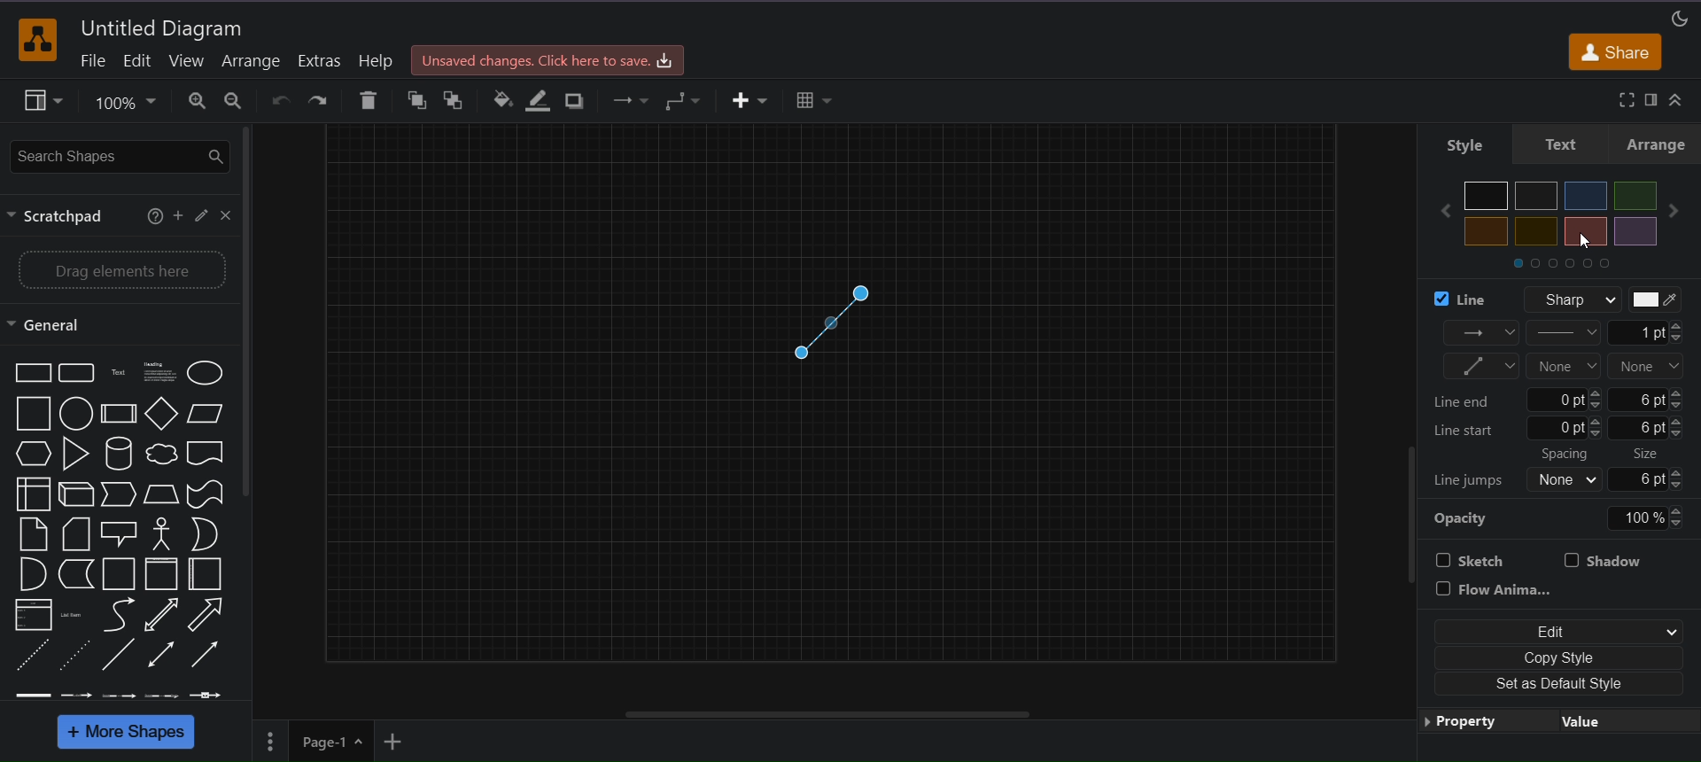  Describe the element at coordinates (546, 59) in the screenshot. I see `Unsaved changes. Click here to save.` at that location.